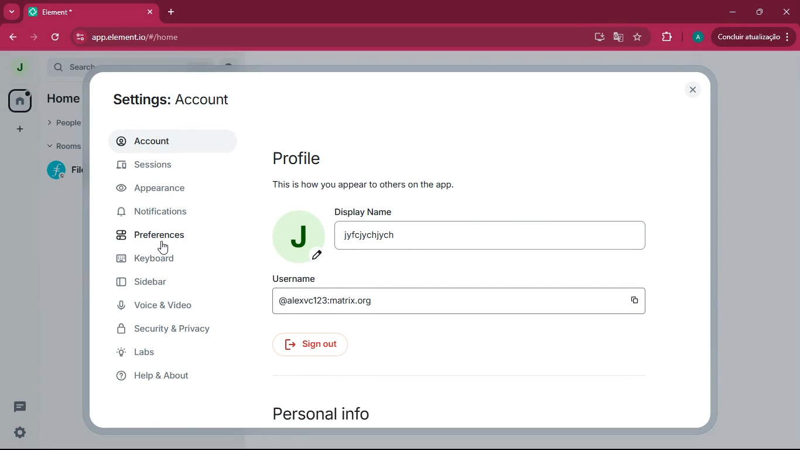 This screenshot has width=800, height=450. What do you see at coordinates (752, 37) in the screenshot?
I see `Conduir atualizacado` at bounding box center [752, 37].